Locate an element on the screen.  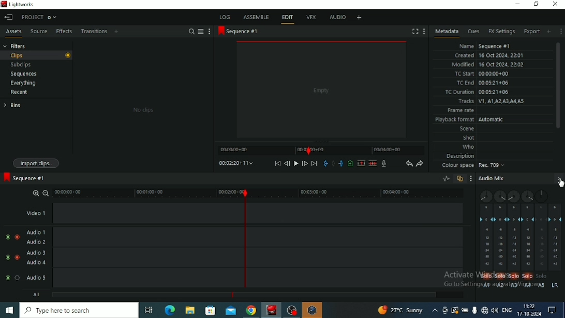
Mute/unmute this track is located at coordinates (7, 237).